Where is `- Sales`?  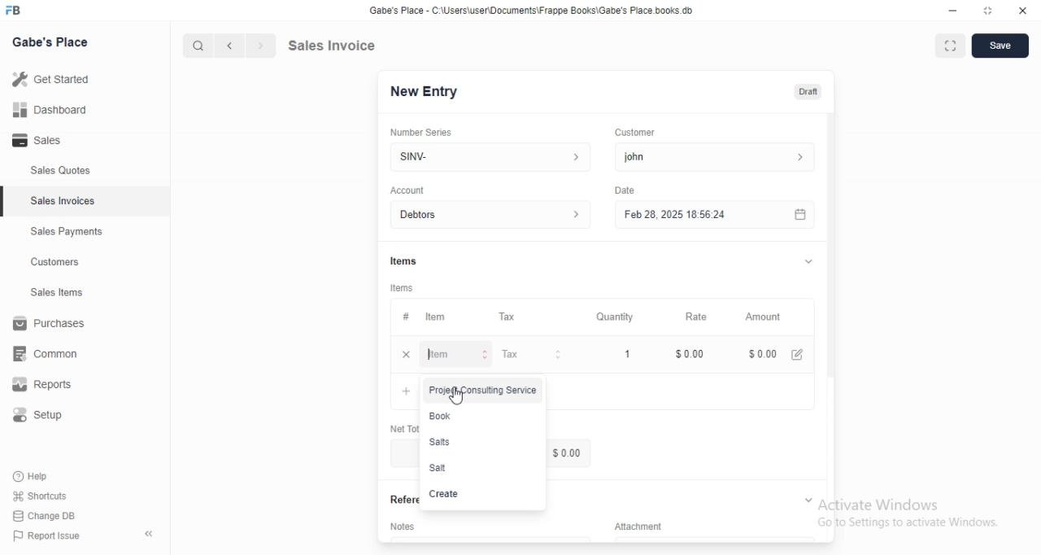 - Sales is located at coordinates (52, 142).